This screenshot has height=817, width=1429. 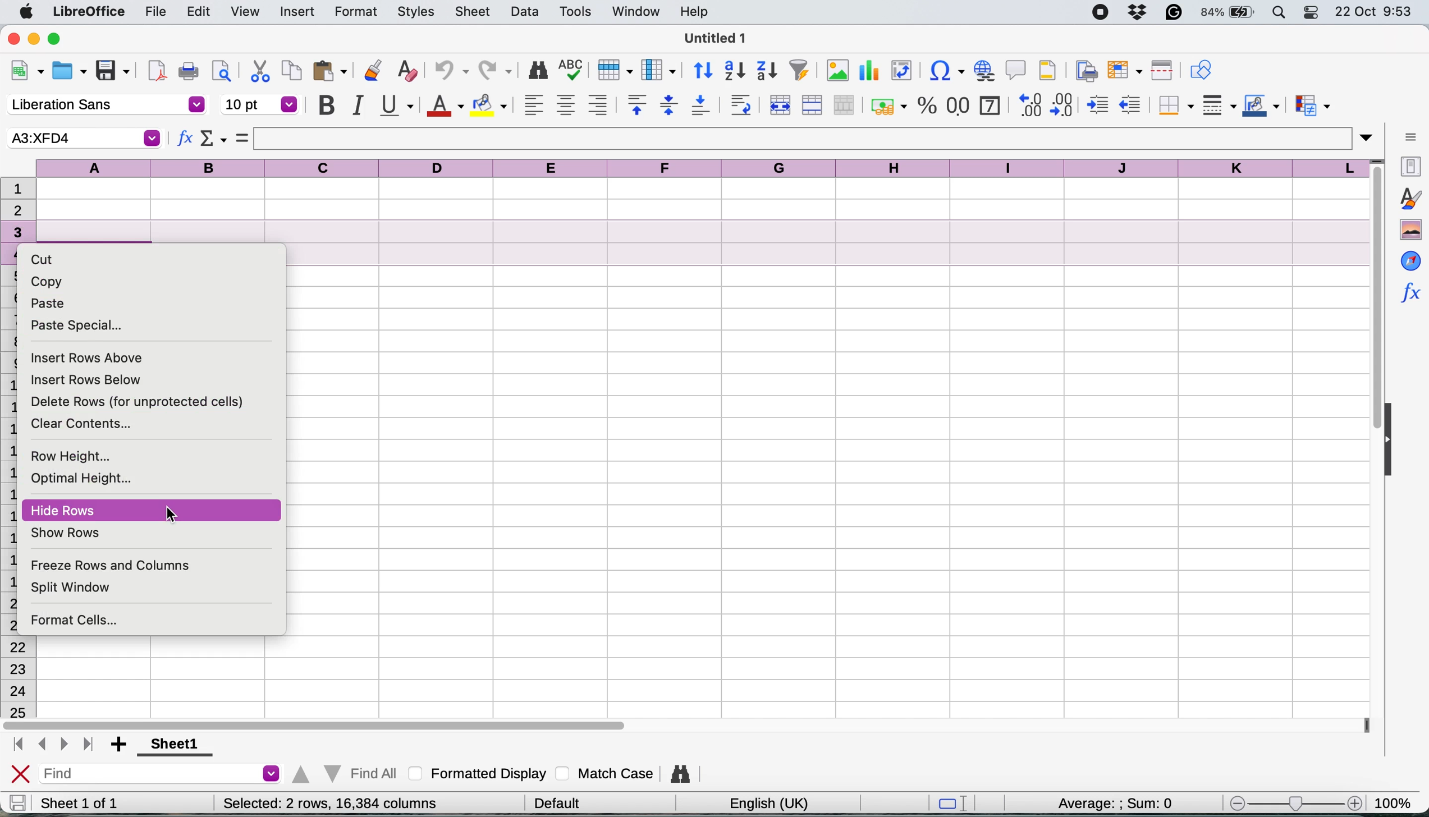 What do you see at coordinates (59, 39) in the screenshot?
I see `maximise` at bounding box center [59, 39].